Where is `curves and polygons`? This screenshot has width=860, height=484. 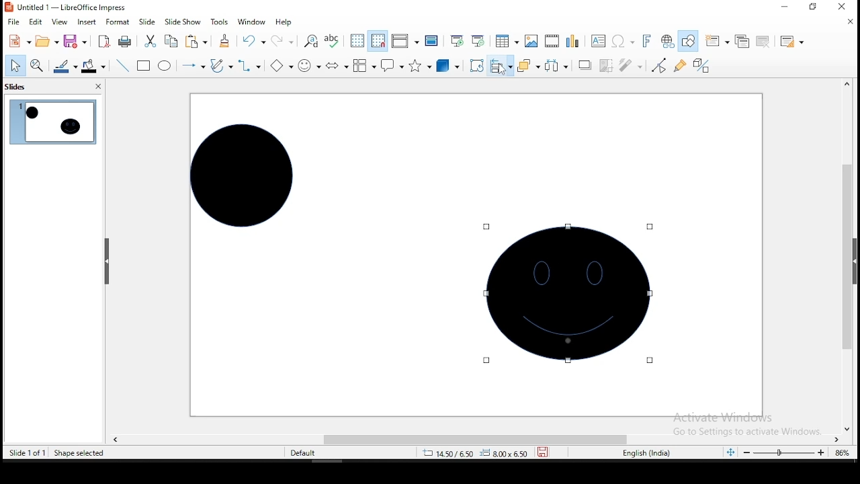 curves and polygons is located at coordinates (222, 65).